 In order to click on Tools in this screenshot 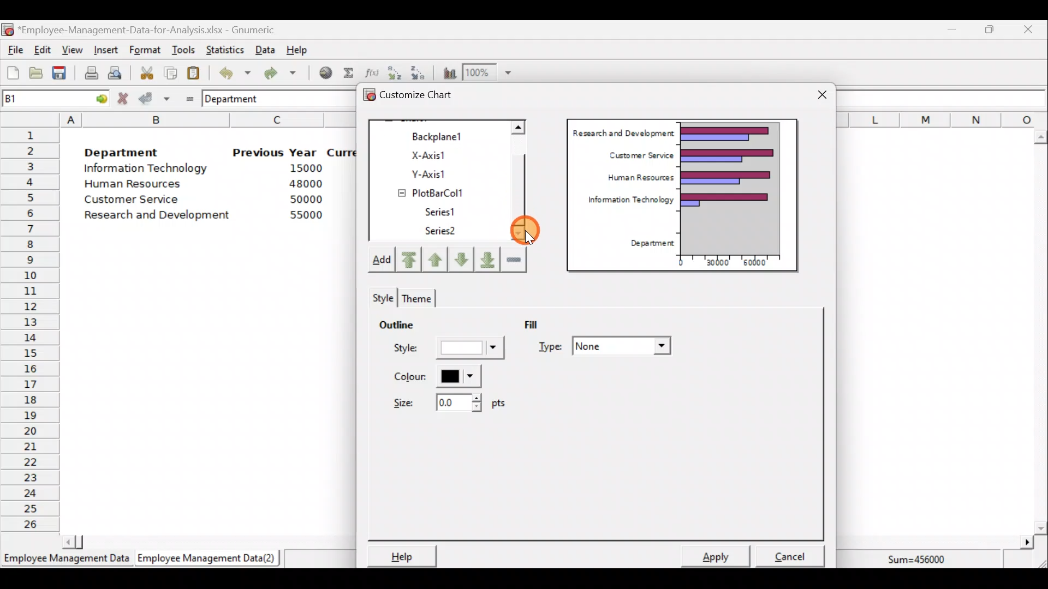, I will do `click(183, 51)`.